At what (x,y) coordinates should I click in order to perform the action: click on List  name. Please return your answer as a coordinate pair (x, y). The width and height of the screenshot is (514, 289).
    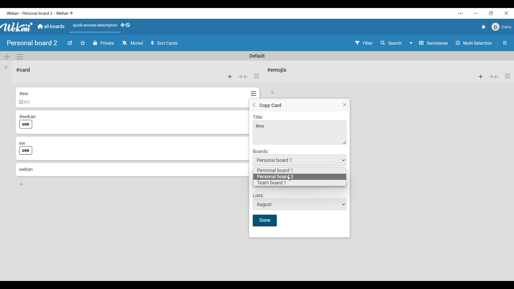
    Looking at the image, I should click on (277, 70).